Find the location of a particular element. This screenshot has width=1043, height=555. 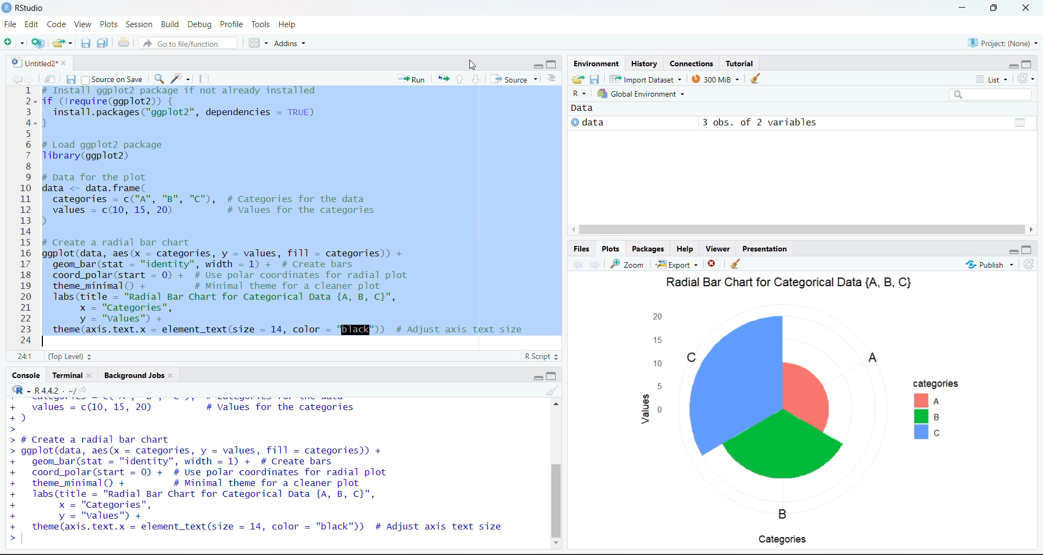

print the current file is located at coordinates (122, 43).